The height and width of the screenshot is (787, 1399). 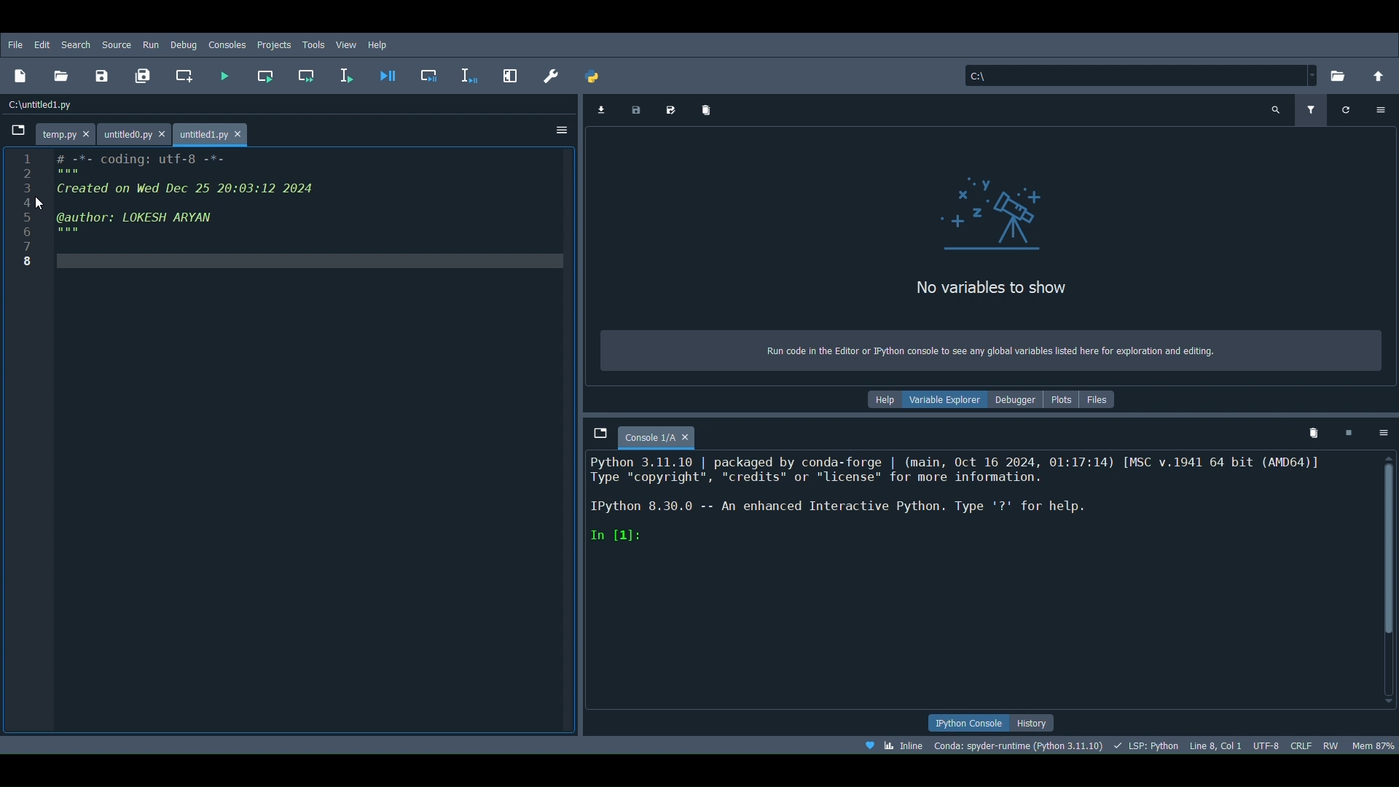 What do you see at coordinates (594, 431) in the screenshot?
I see `Browse tabs` at bounding box center [594, 431].